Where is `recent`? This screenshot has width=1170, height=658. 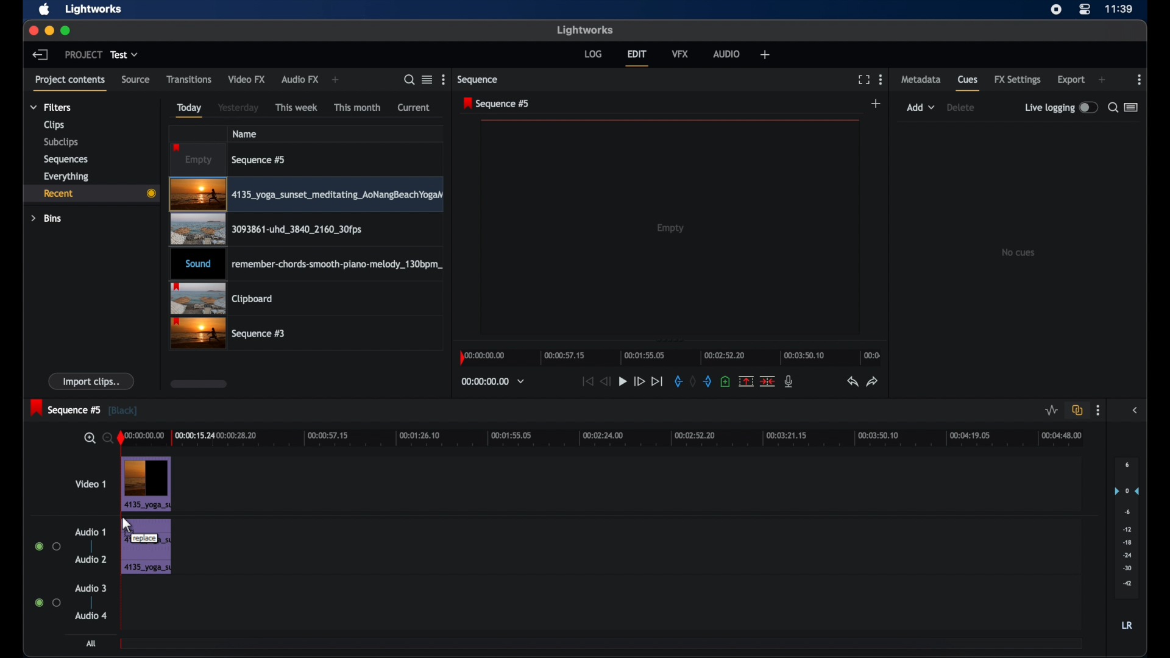 recent is located at coordinates (91, 194).